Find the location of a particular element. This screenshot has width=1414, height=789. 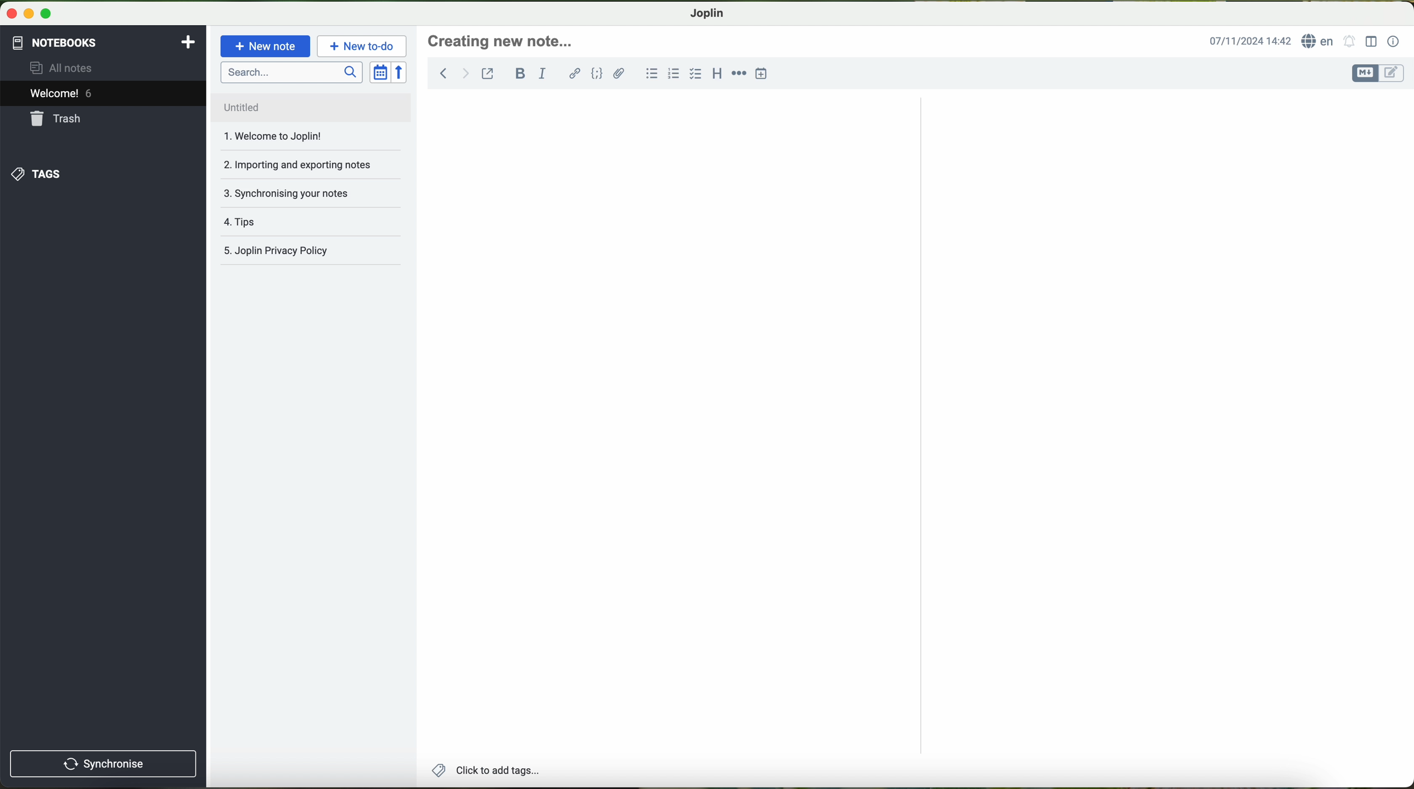

reverse sort order is located at coordinates (400, 72).